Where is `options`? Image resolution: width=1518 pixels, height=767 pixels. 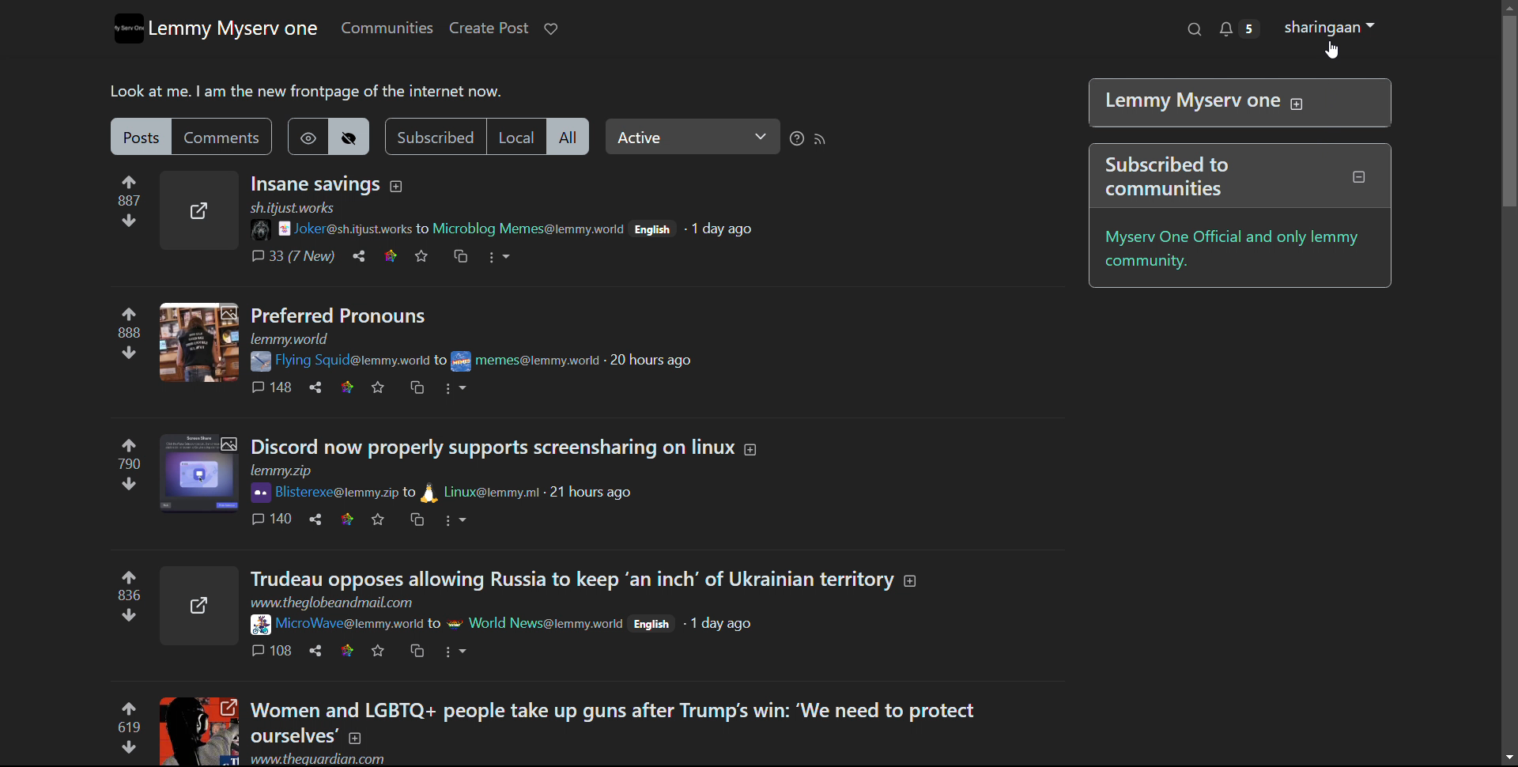
options is located at coordinates (456, 390).